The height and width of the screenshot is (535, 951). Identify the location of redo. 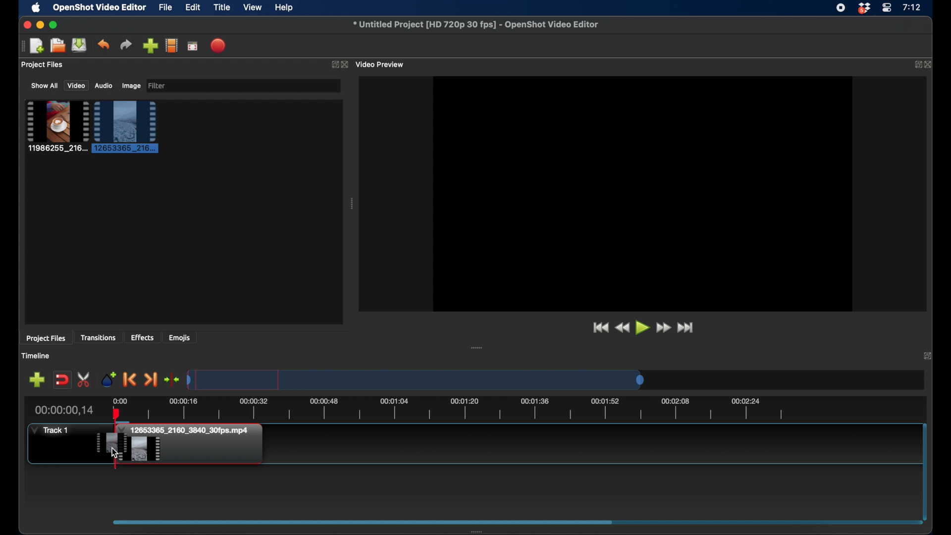
(126, 45).